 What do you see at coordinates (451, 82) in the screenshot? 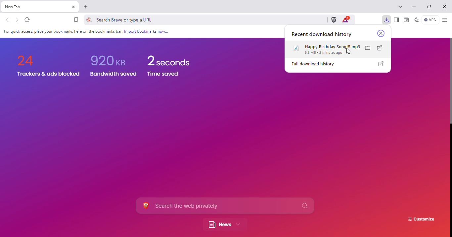
I see `vertical scroll bar` at bounding box center [451, 82].